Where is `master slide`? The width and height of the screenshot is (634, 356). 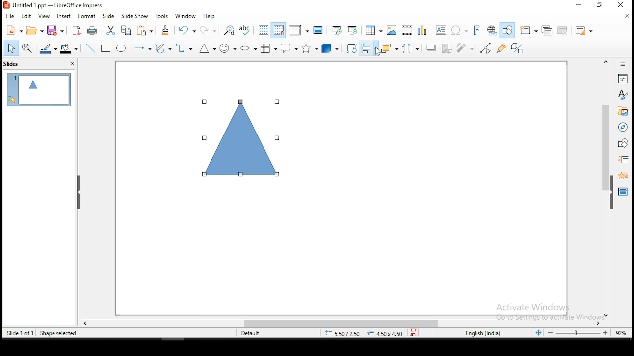
master slide is located at coordinates (318, 30).